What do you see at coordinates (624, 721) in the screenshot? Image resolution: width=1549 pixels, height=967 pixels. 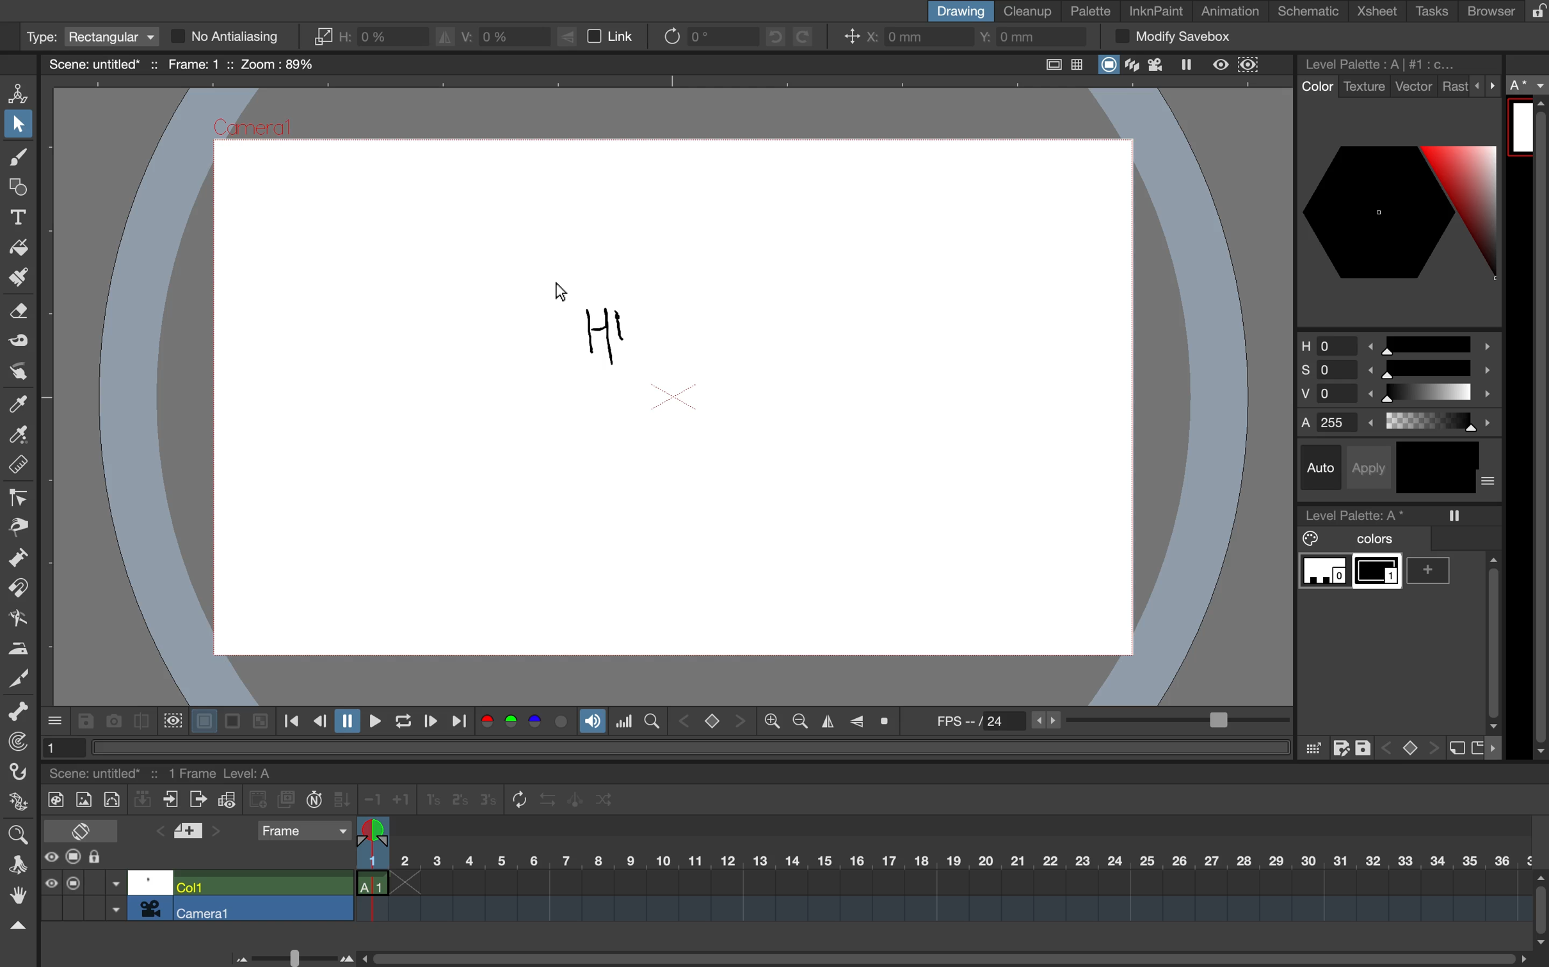 I see `histogram` at bounding box center [624, 721].